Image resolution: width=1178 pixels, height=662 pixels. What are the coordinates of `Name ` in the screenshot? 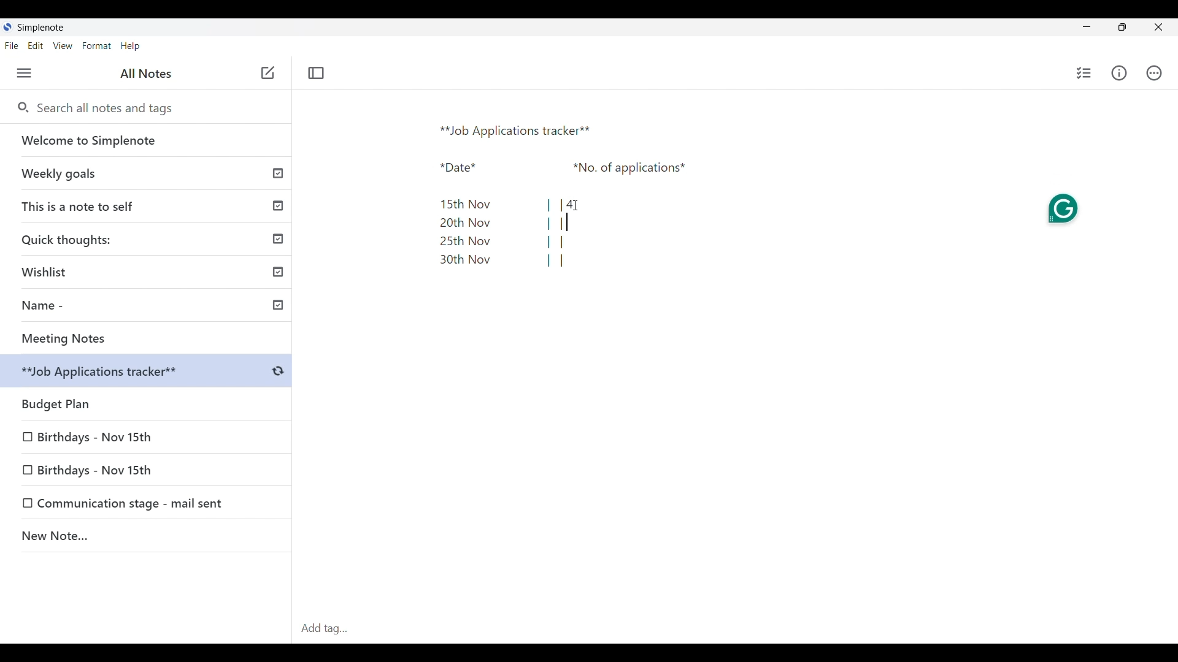 It's located at (151, 307).